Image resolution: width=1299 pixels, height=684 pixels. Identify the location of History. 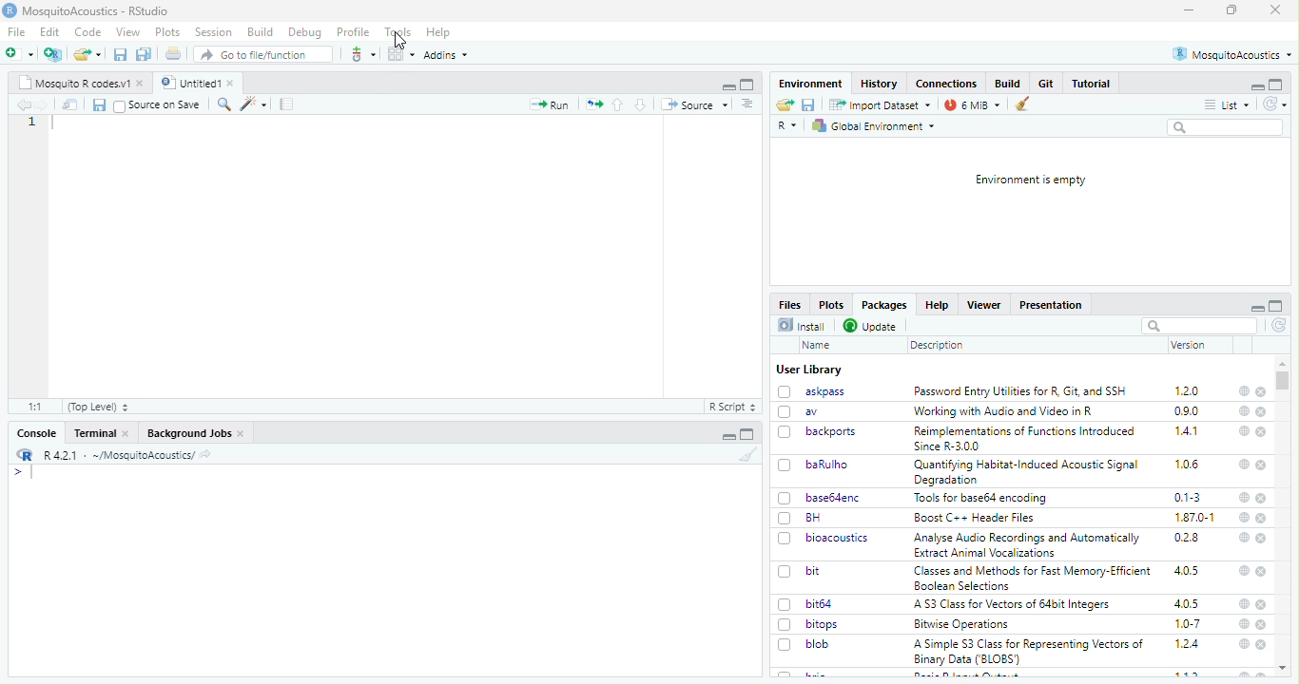
(880, 85).